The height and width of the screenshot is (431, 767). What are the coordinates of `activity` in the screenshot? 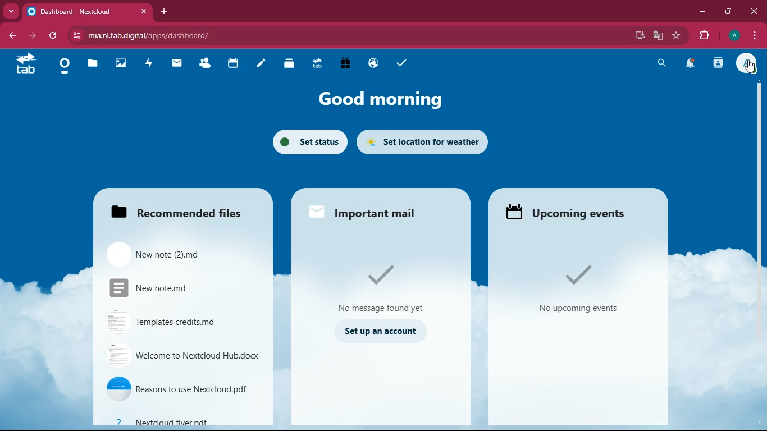 It's located at (719, 65).